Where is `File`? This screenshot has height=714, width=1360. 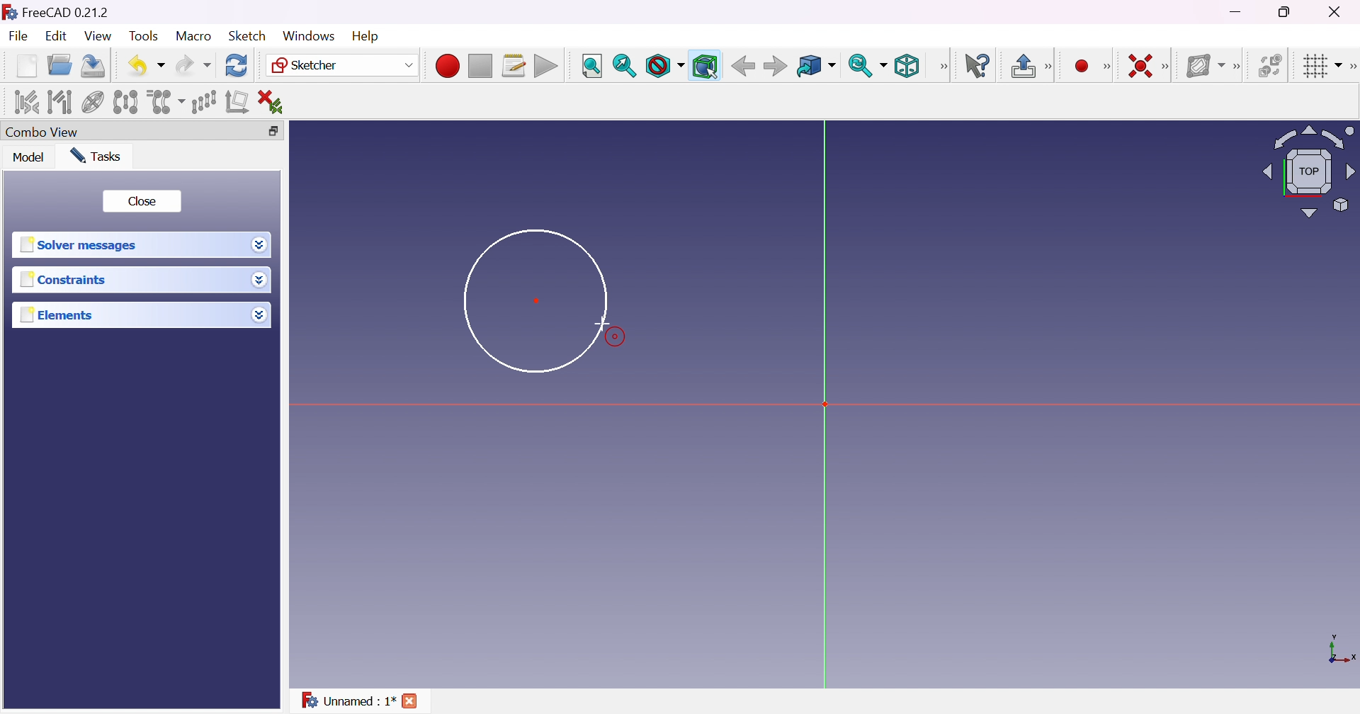 File is located at coordinates (18, 36).